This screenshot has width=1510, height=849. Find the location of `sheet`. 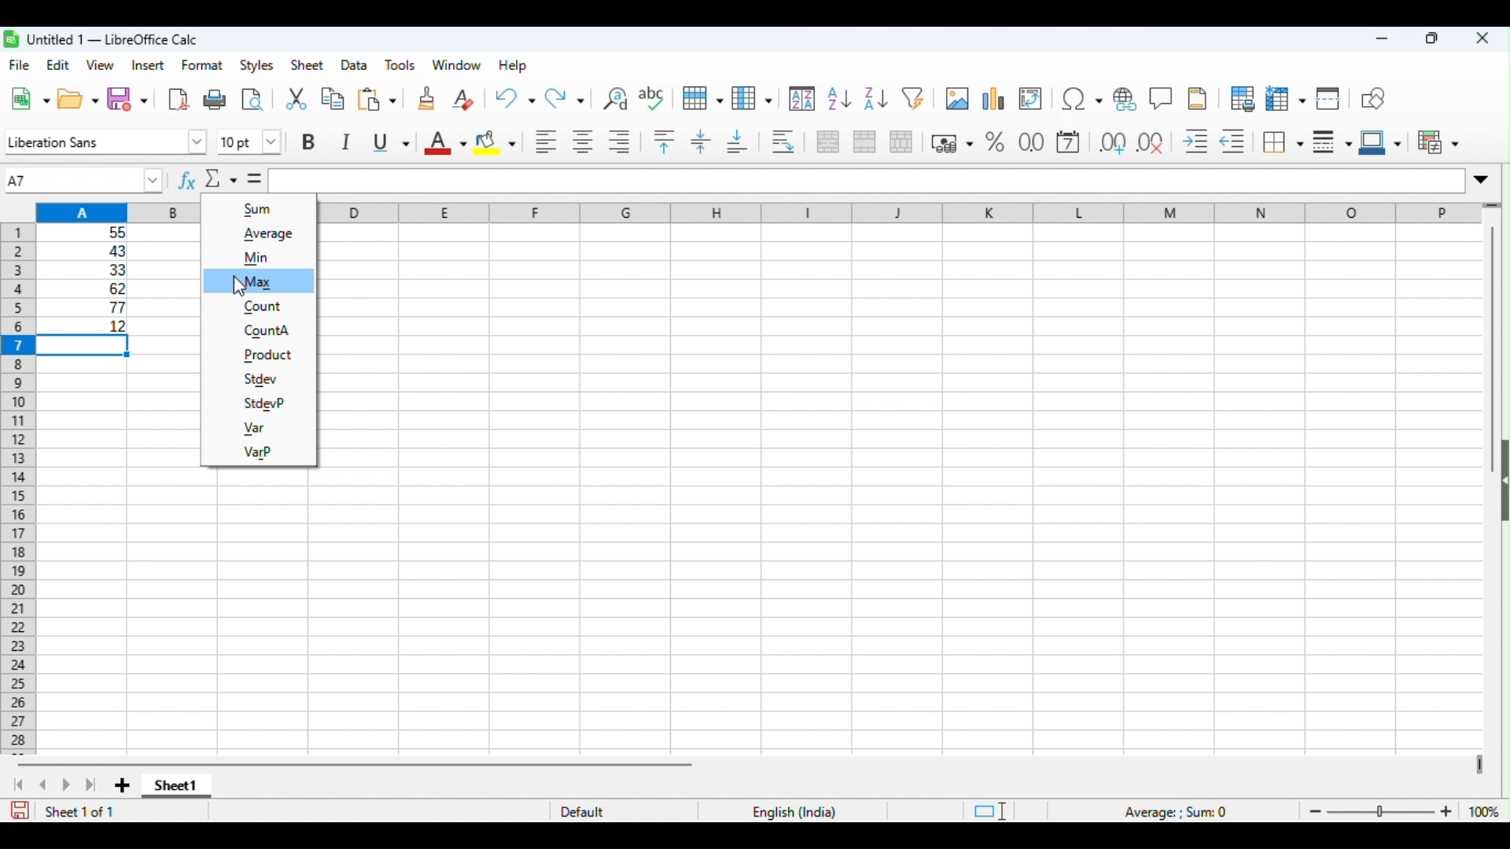

sheet is located at coordinates (307, 65).